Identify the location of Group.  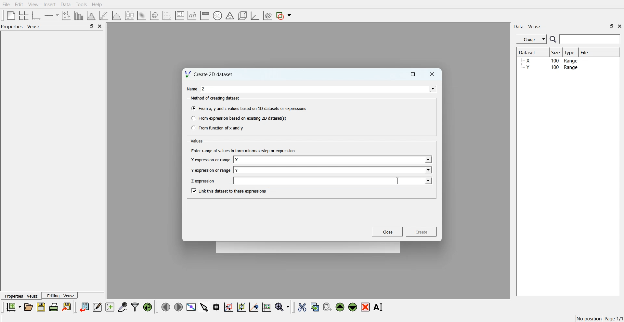
(532, 39).